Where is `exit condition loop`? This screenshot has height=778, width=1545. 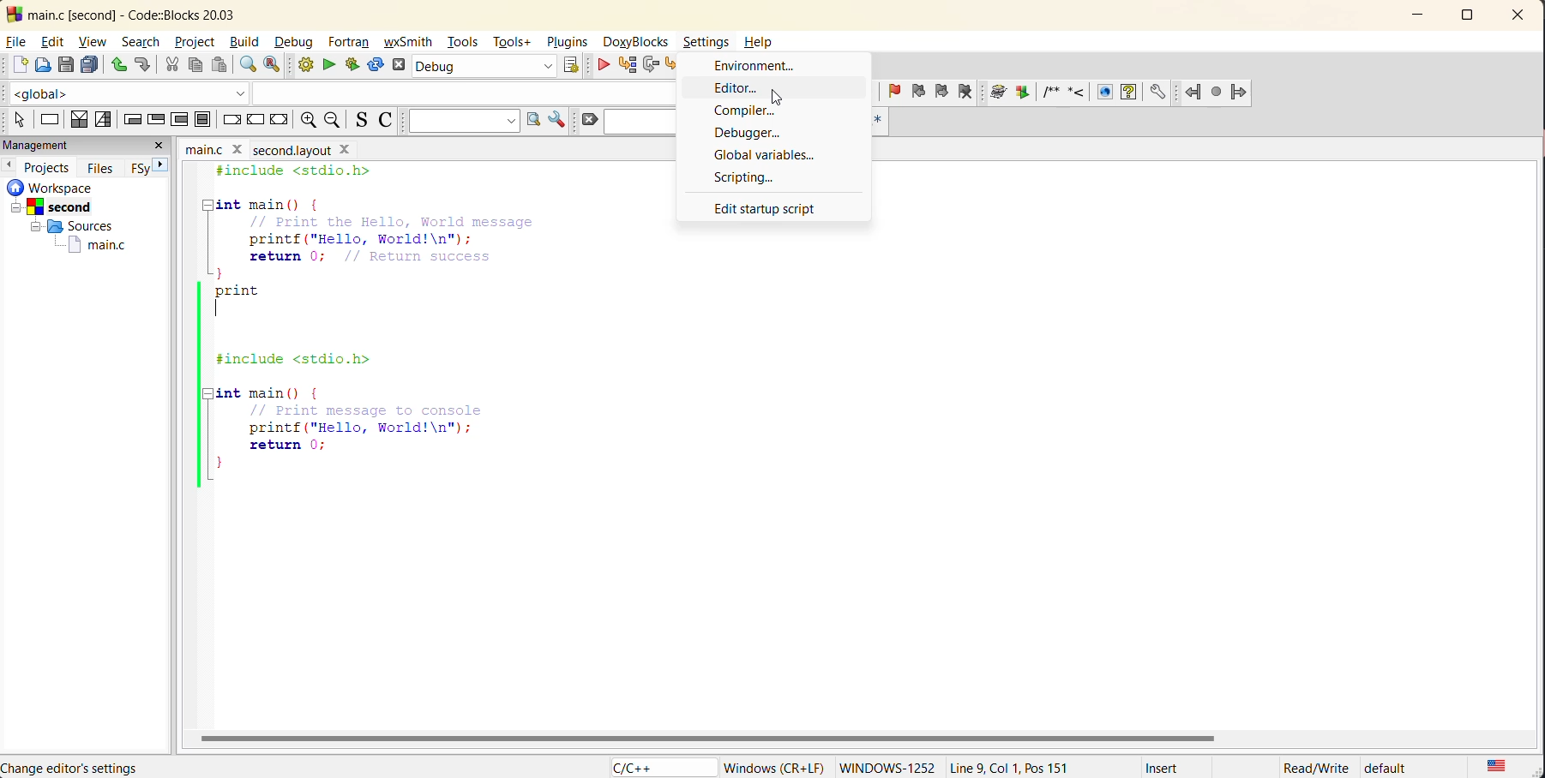 exit condition loop is located at coordinates (155, 118).